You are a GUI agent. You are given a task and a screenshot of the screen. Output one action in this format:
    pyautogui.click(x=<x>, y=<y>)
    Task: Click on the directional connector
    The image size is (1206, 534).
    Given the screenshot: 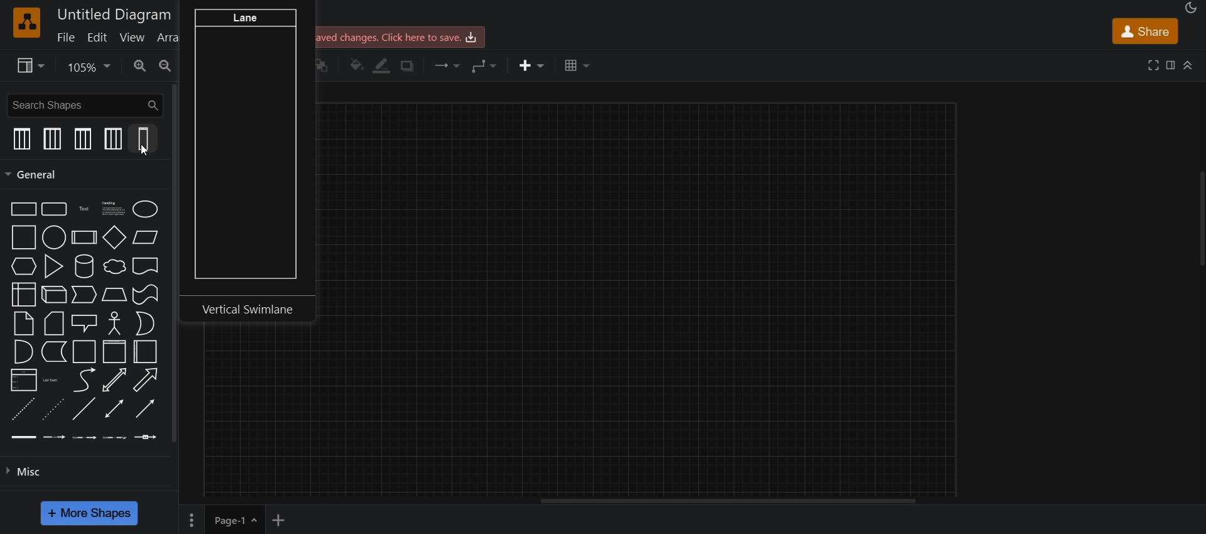 What is the action you would take?
    pyautogui.click(x=148, y=411)
    